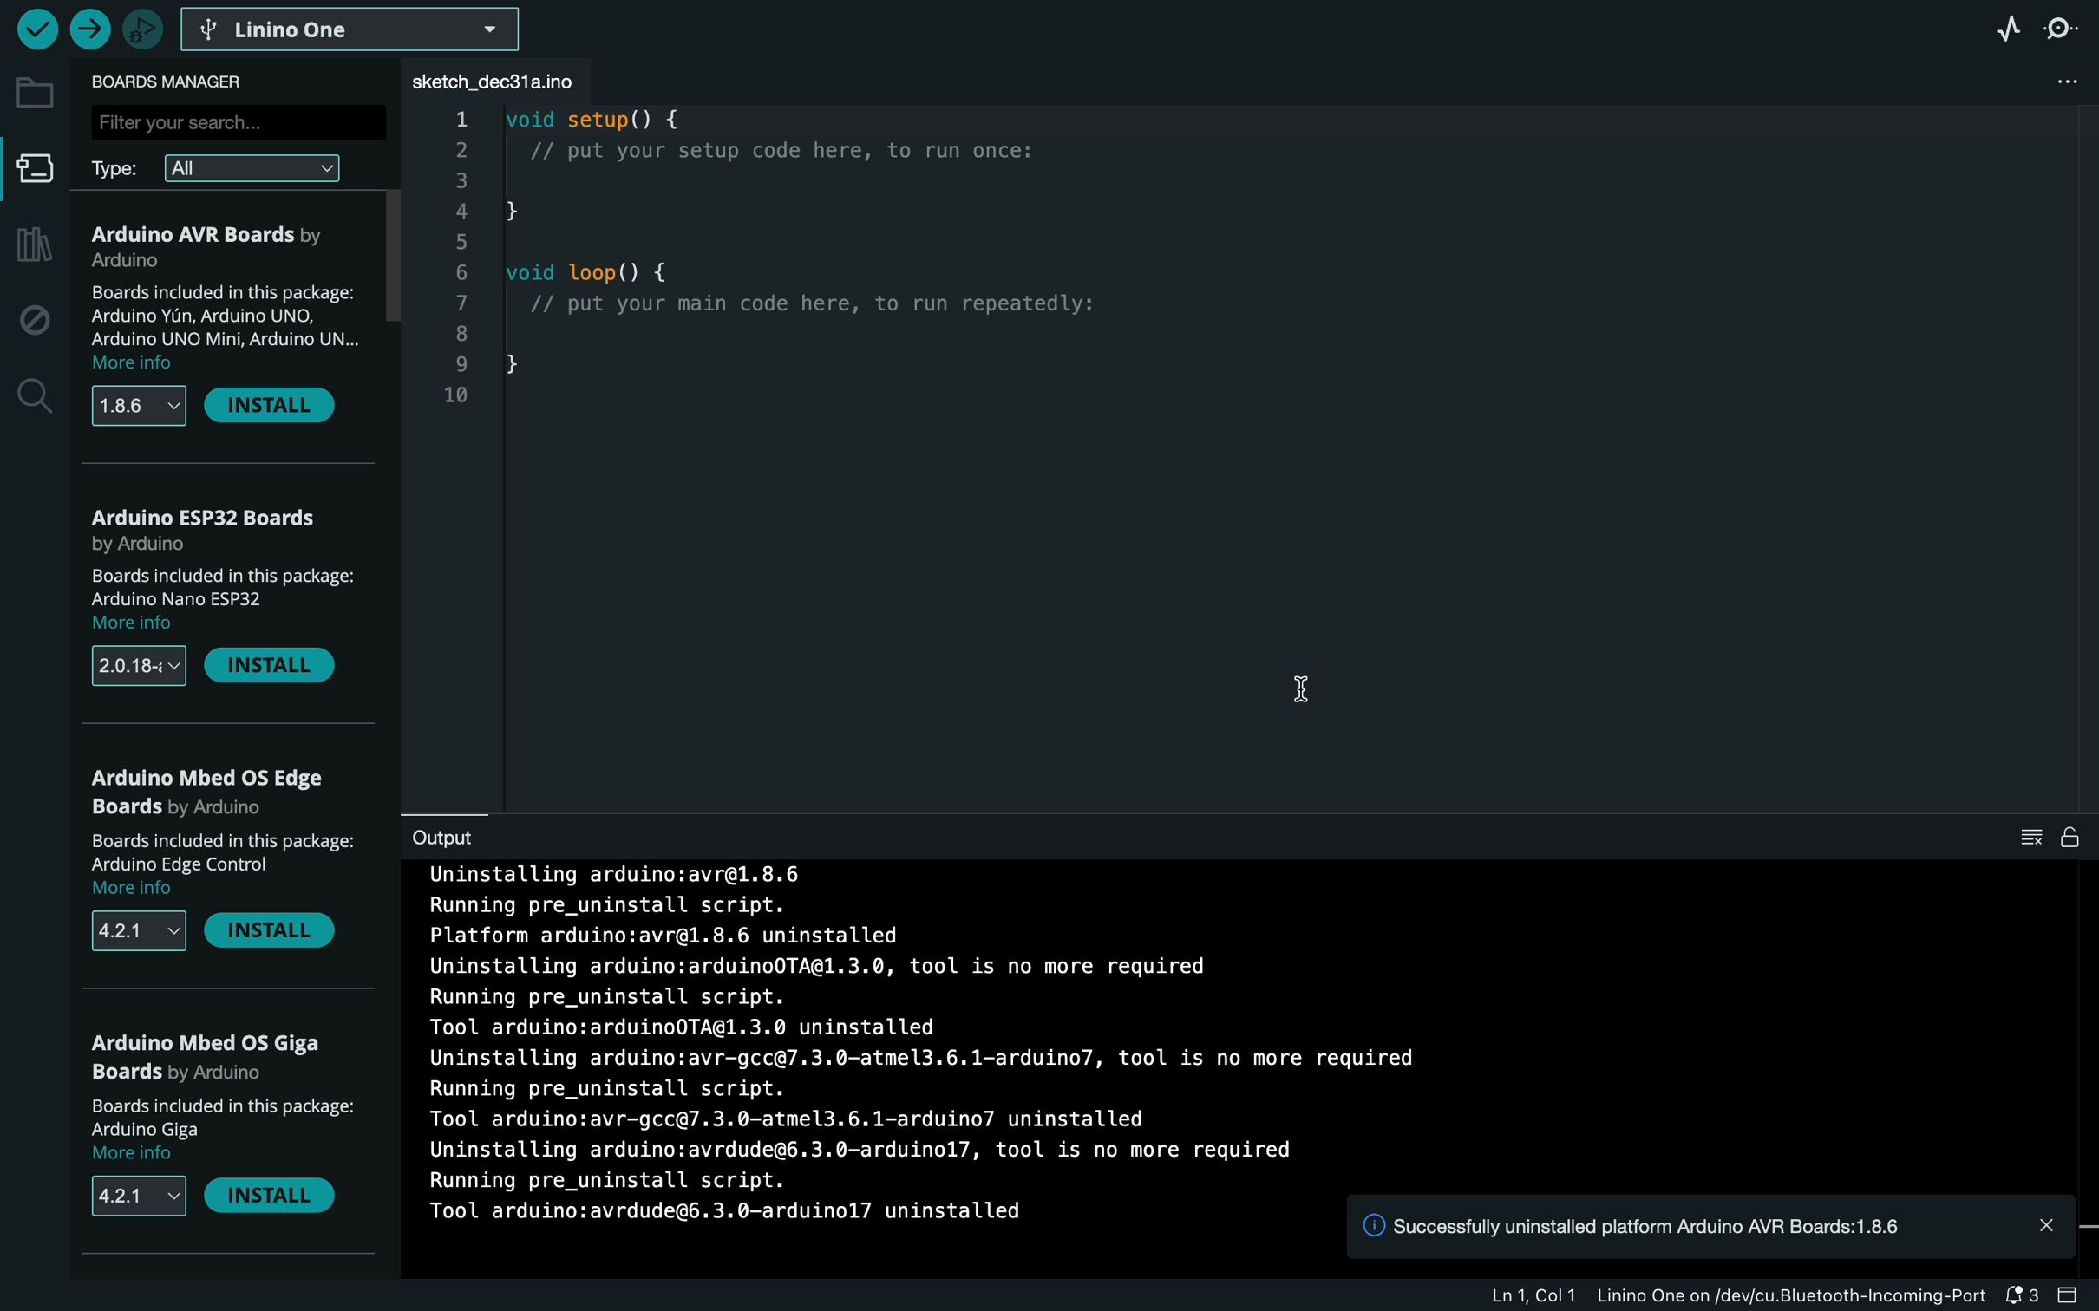 This screenshot has width=2099, height=1311. I want to click on debug, so click(35, 317).